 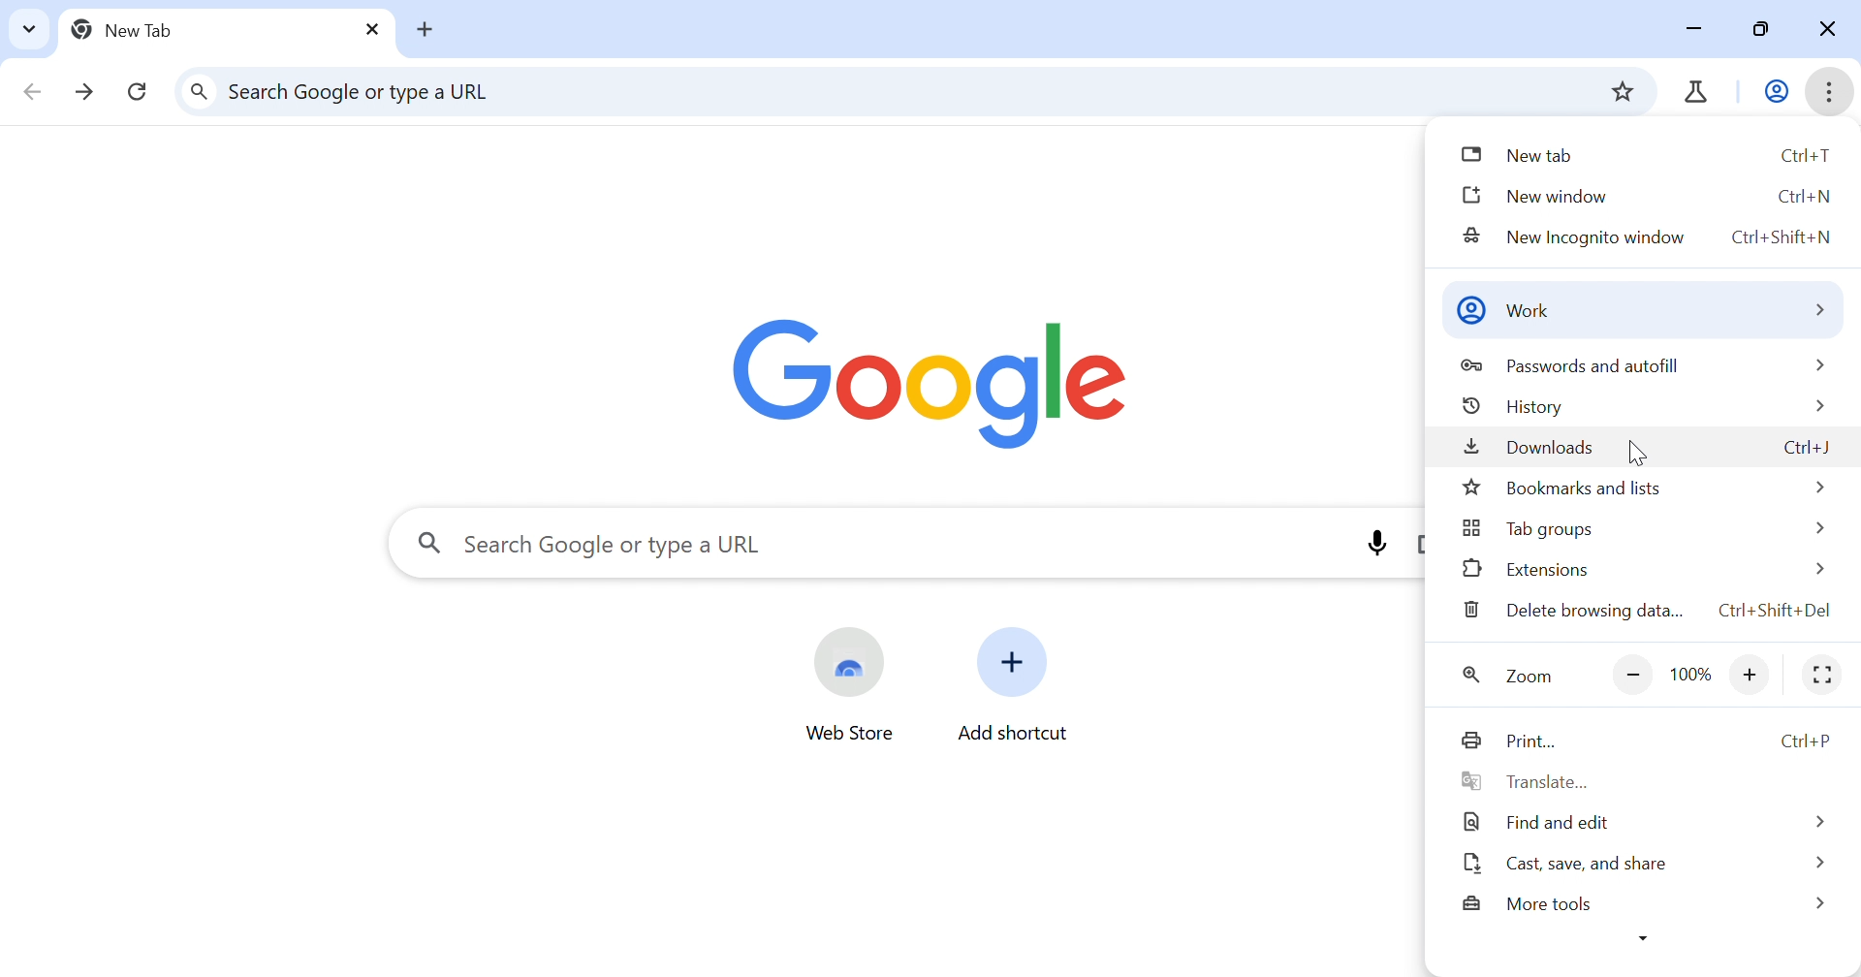 What do you see at coordinates (1807, 156) in the screenshot?
I see `Ctrl+T` at bounding box center [1807, 156].